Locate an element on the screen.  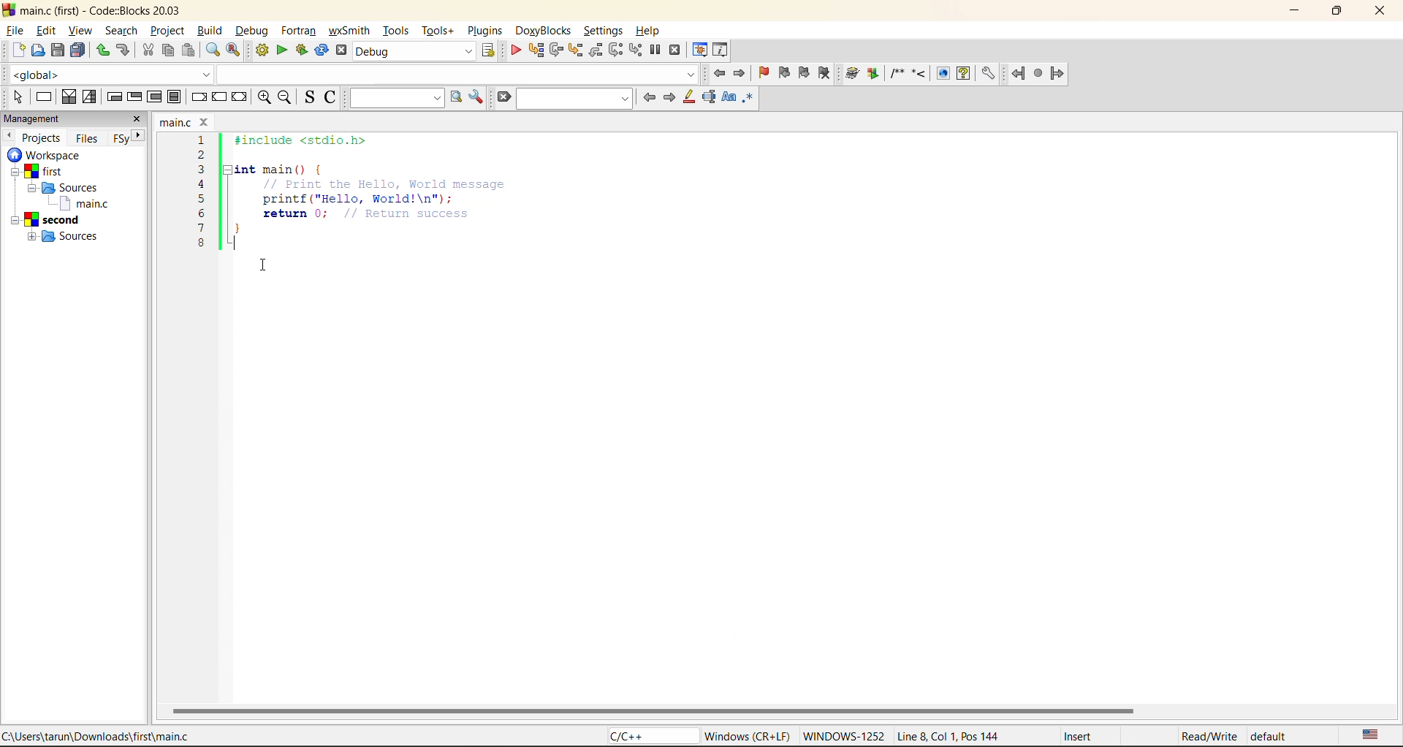
select is located at coordinates (17, 97).